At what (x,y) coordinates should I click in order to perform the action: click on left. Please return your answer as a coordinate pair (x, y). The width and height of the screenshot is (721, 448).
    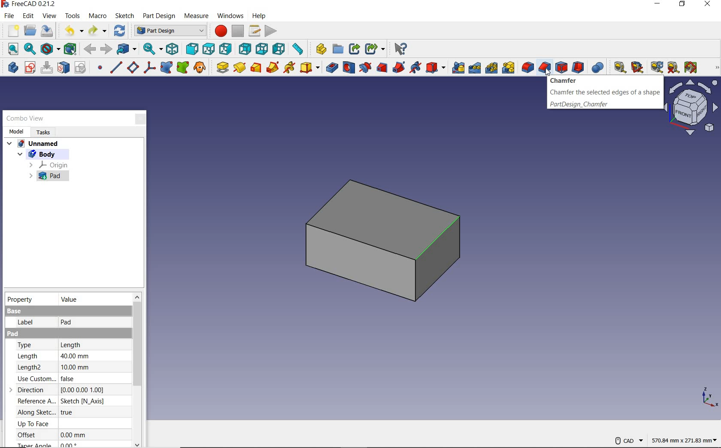
    Looking at the image, I should click on (280, 49).